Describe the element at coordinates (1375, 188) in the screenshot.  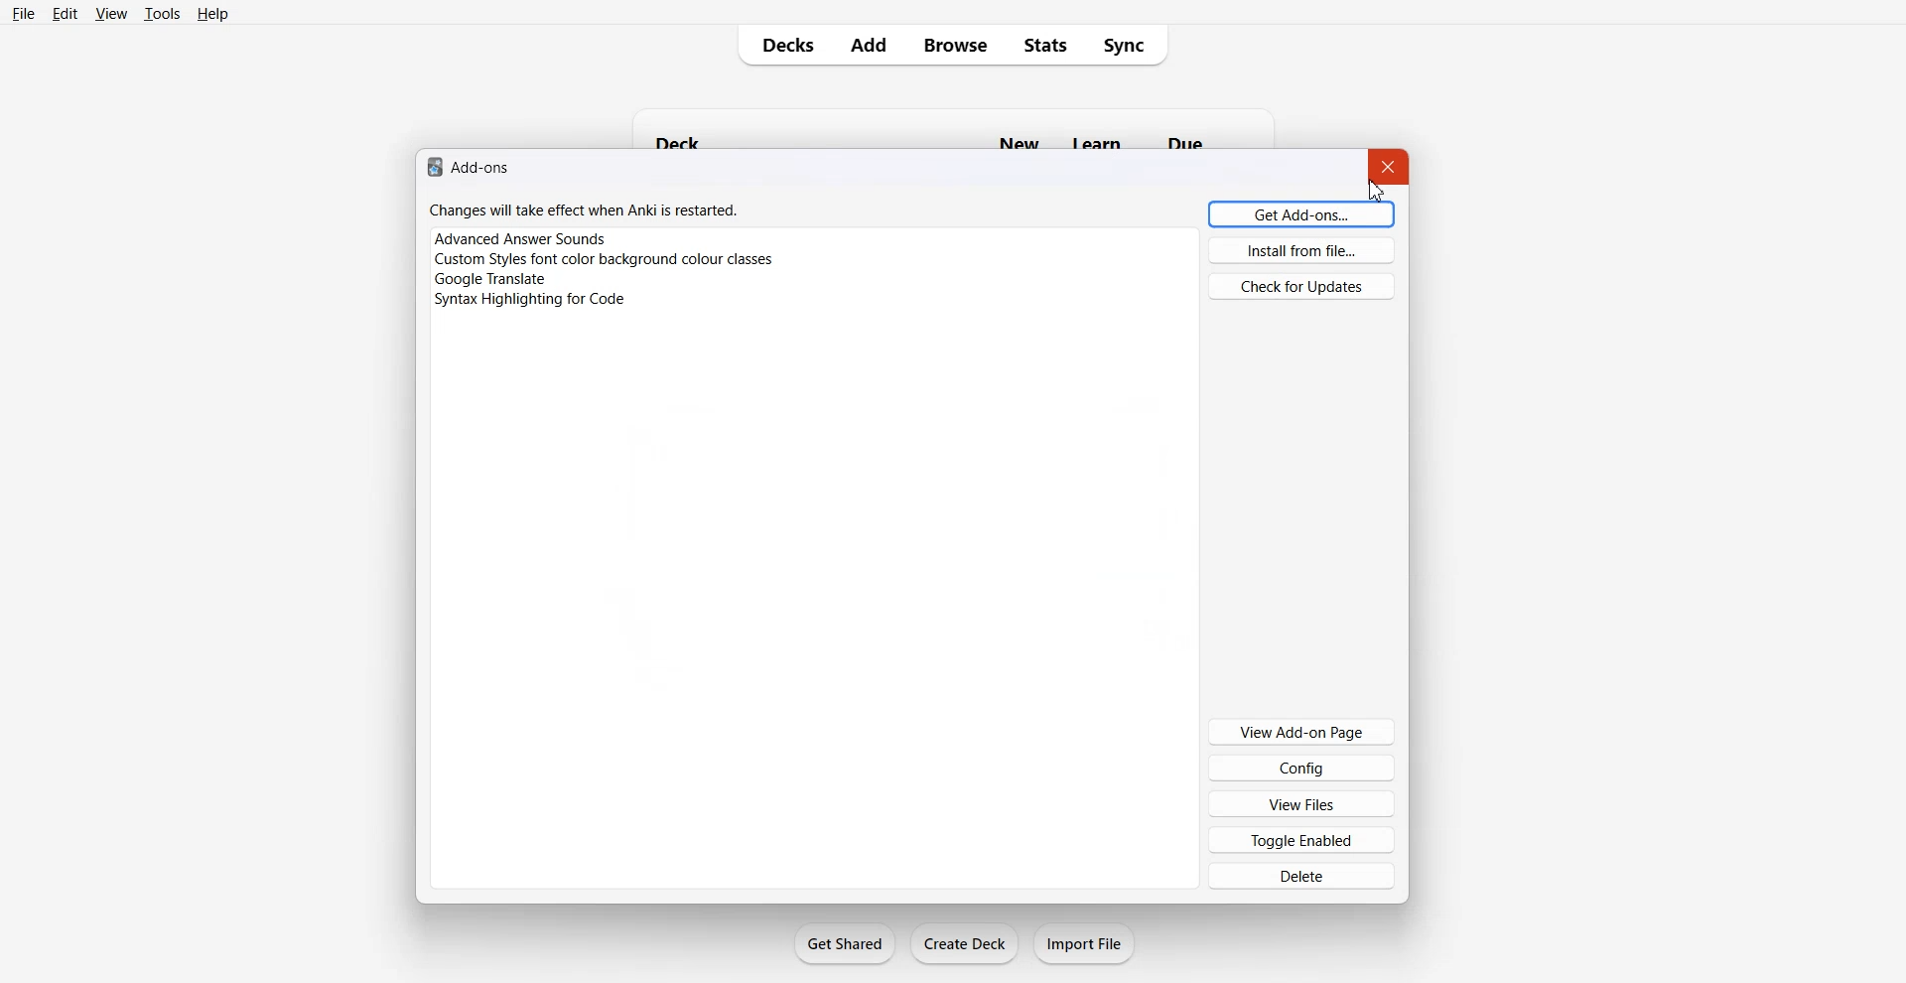
I see `Cursor` at that location.